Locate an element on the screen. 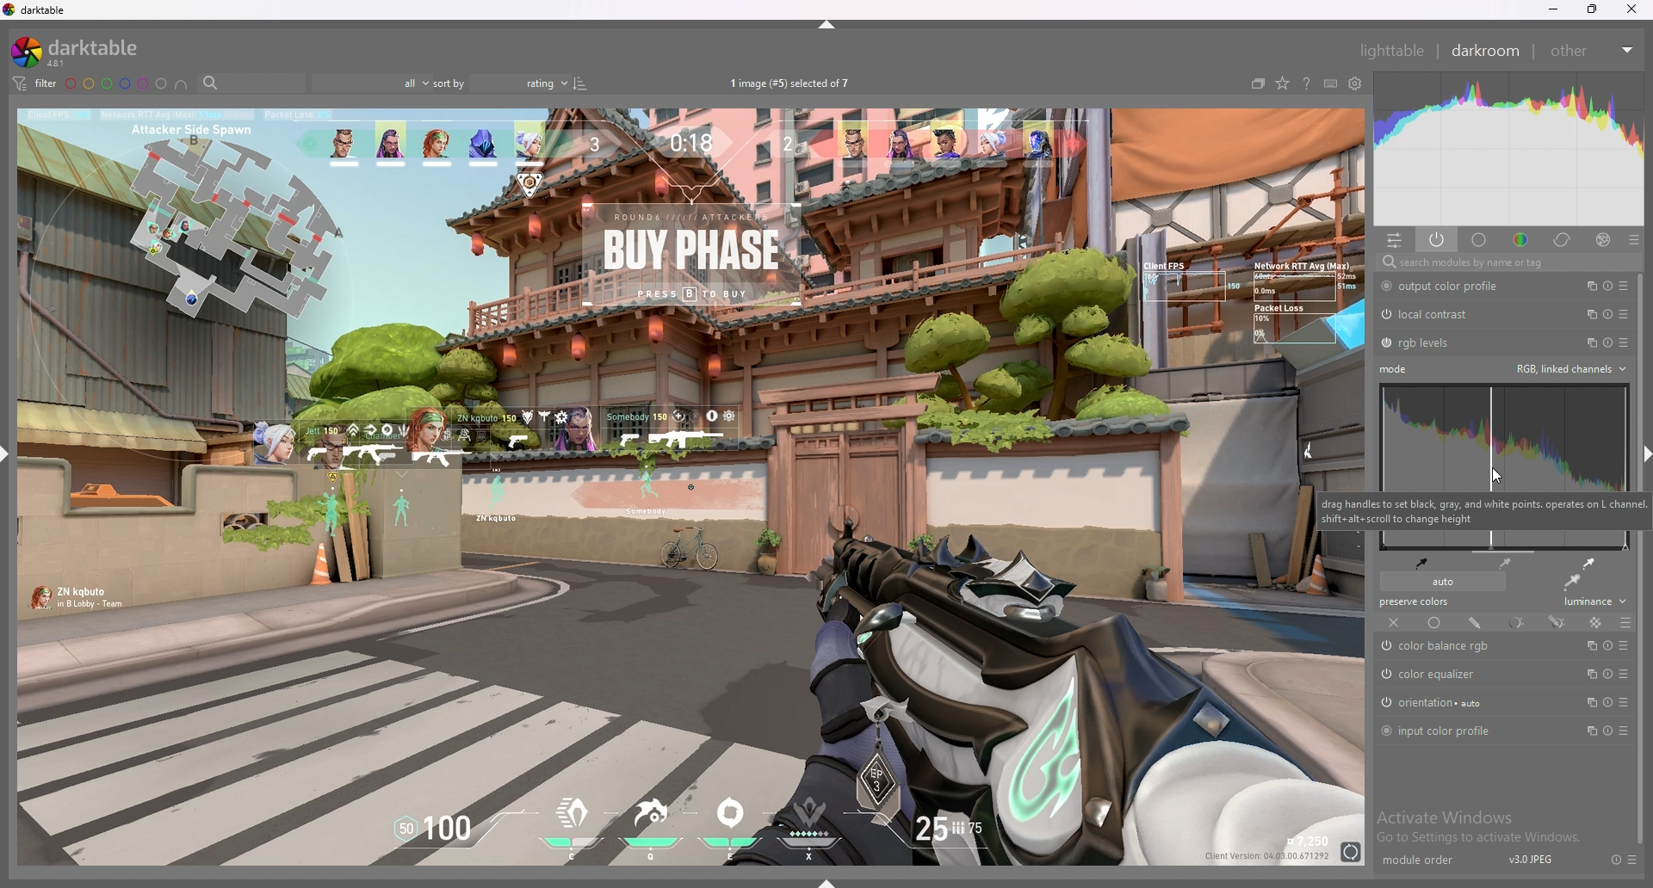 This screenshot has width=1653, height=888. presets is located at coordinates (1624, 342).